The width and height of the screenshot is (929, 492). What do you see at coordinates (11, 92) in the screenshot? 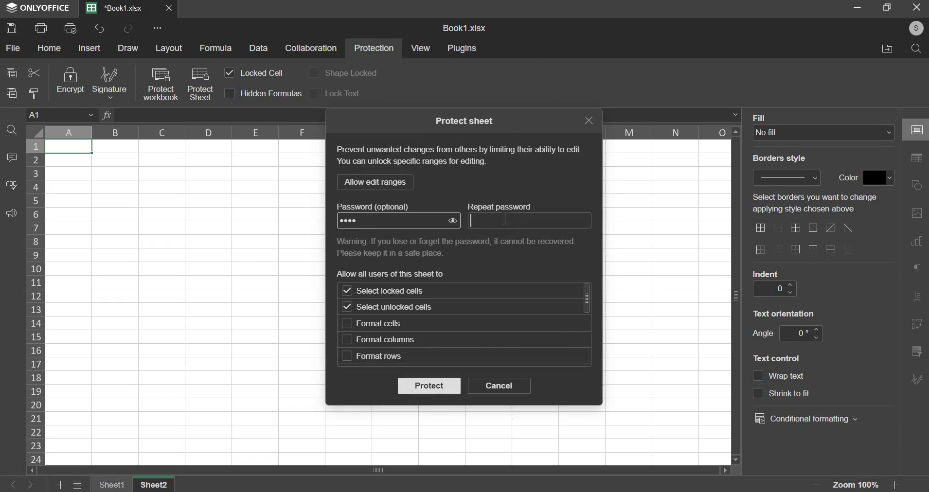
I see `paste` at bounding box center [11, 92].